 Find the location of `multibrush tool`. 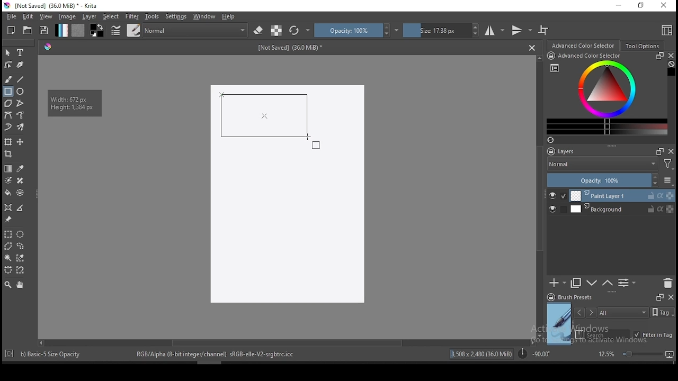

multibrush tool is located at coordinates (21, 128).